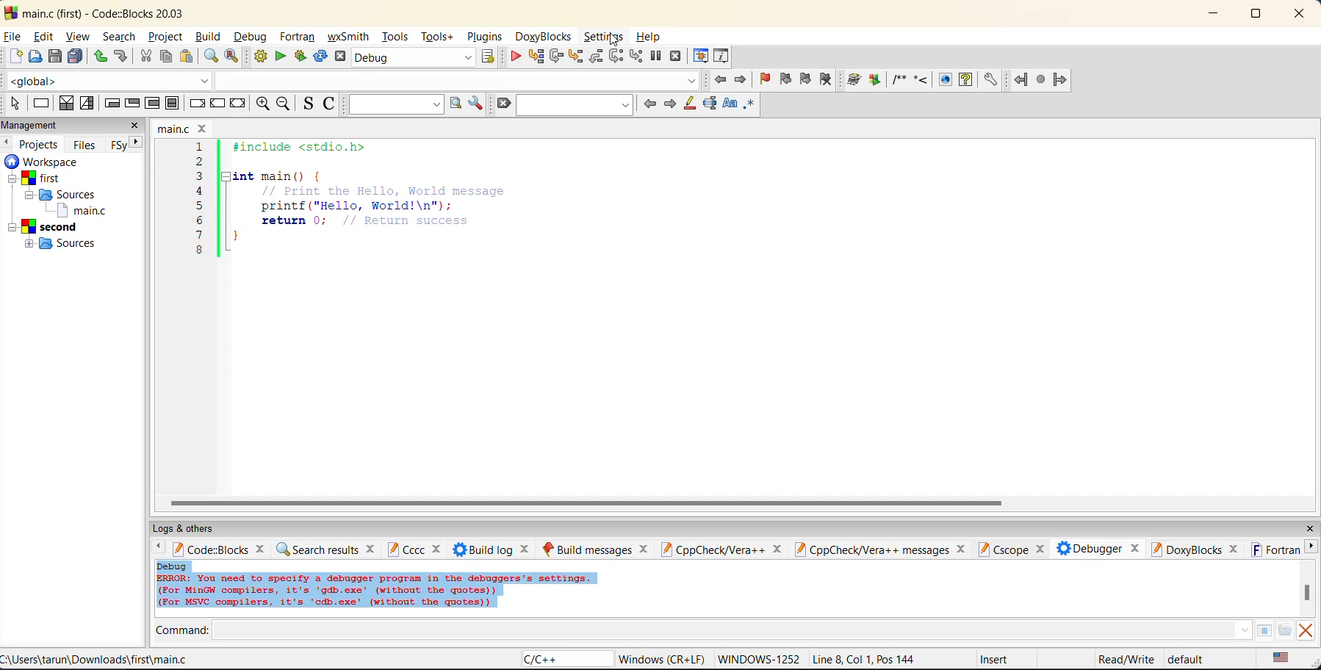  Describe the element at coordinates (210, 38) in the screenshot. I see `build` at that location.